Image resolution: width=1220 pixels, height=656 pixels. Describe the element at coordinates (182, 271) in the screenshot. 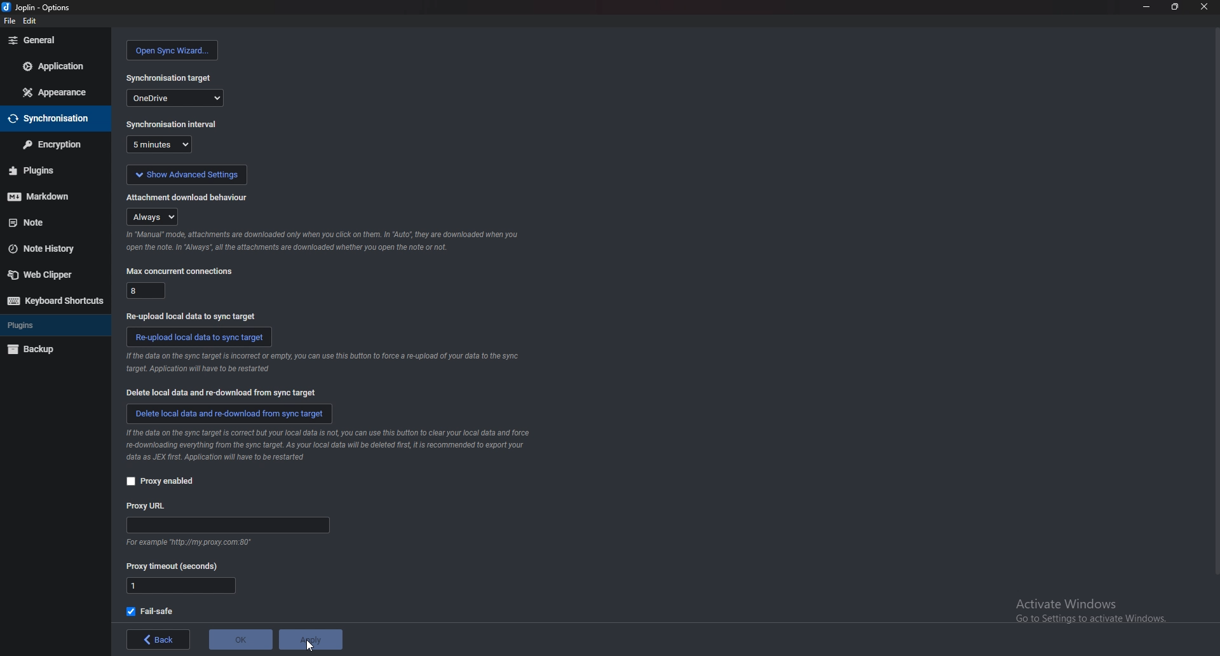

I see `max concurrent connections` at that location.